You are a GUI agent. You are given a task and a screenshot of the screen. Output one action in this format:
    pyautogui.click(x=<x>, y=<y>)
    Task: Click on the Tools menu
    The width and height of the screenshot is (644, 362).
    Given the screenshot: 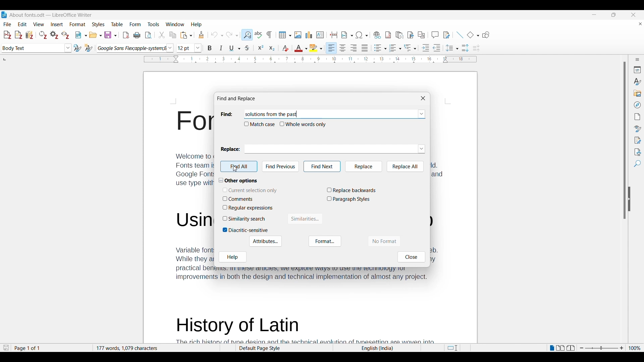 What is the action you would take?
    pyautogui.click(x=153, y=24)
    